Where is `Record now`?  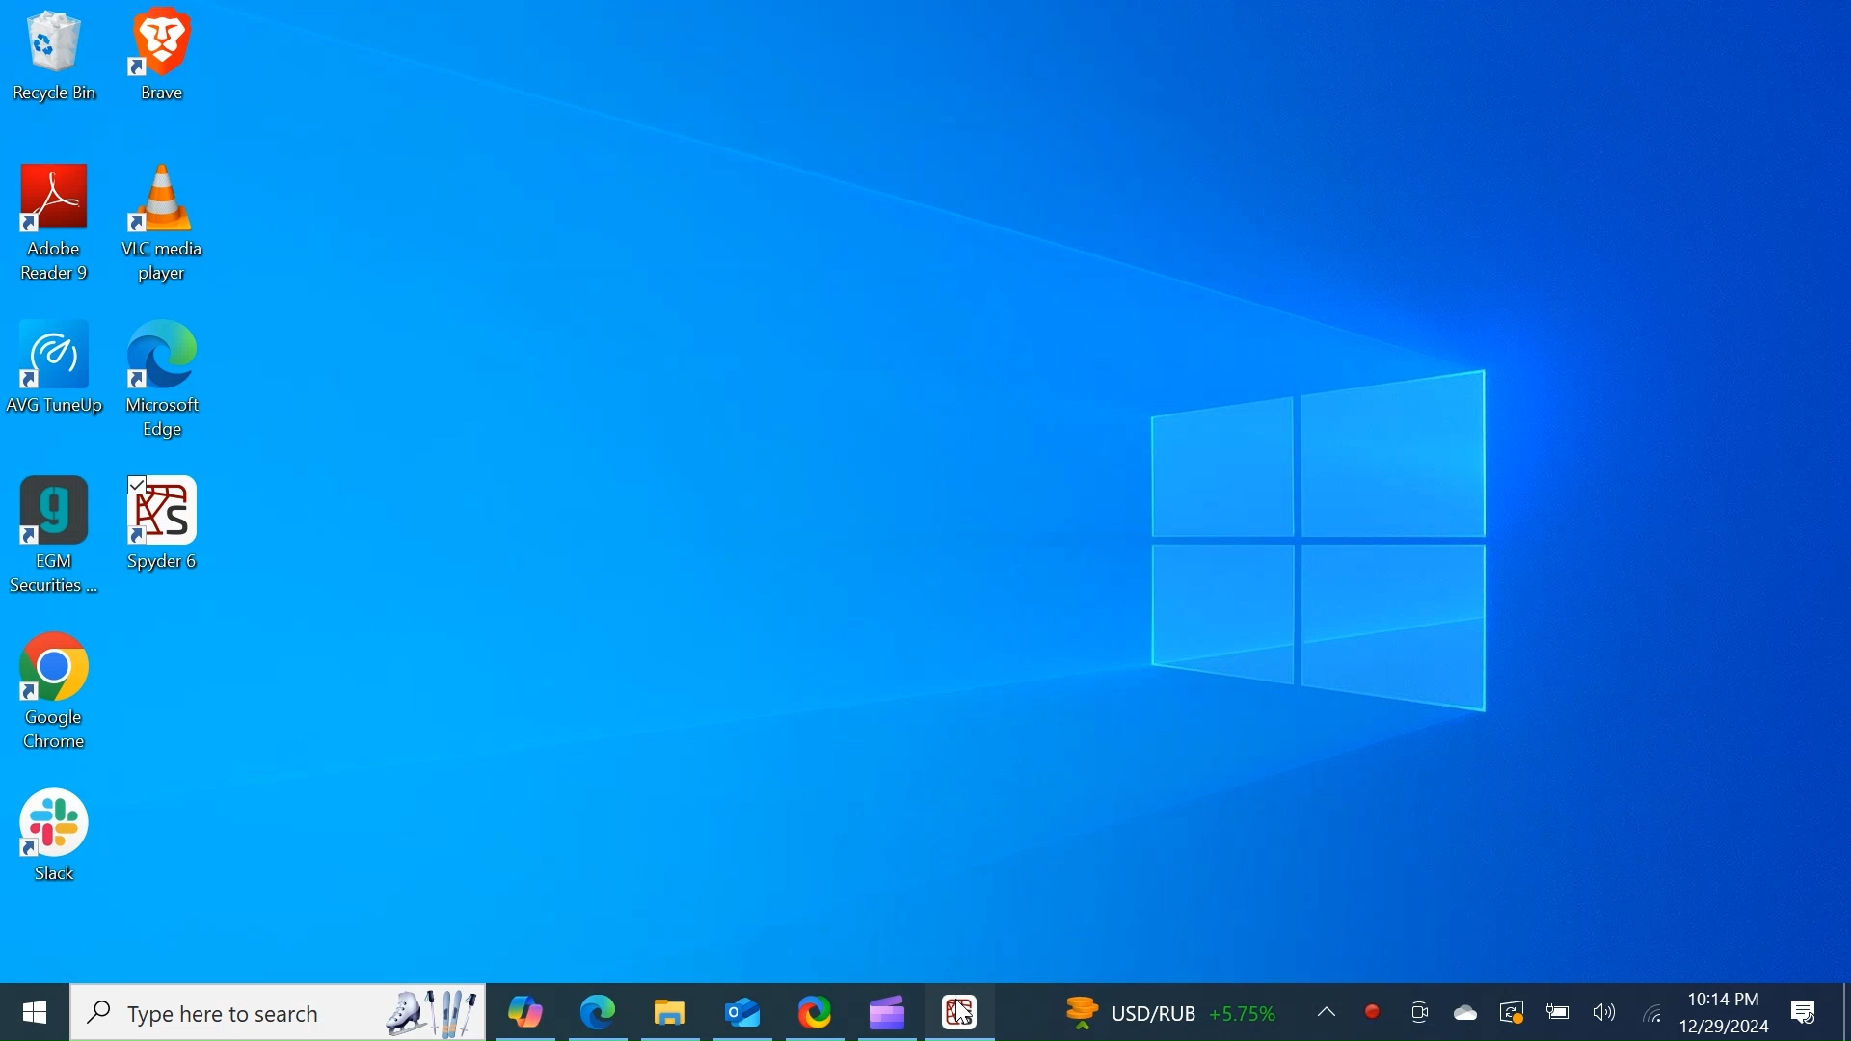 Record now is located at coordinates (1372, 1010).